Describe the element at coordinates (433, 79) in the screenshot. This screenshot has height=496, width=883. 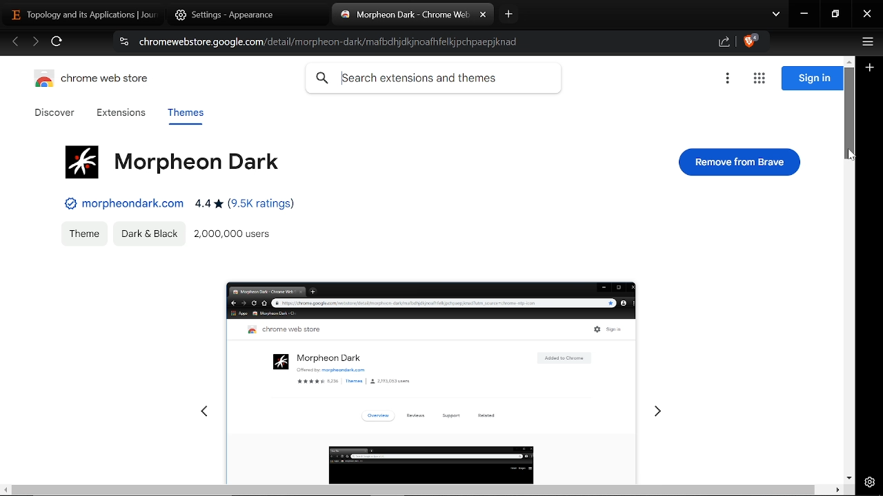
I see `Search extensions and themes` at that location.